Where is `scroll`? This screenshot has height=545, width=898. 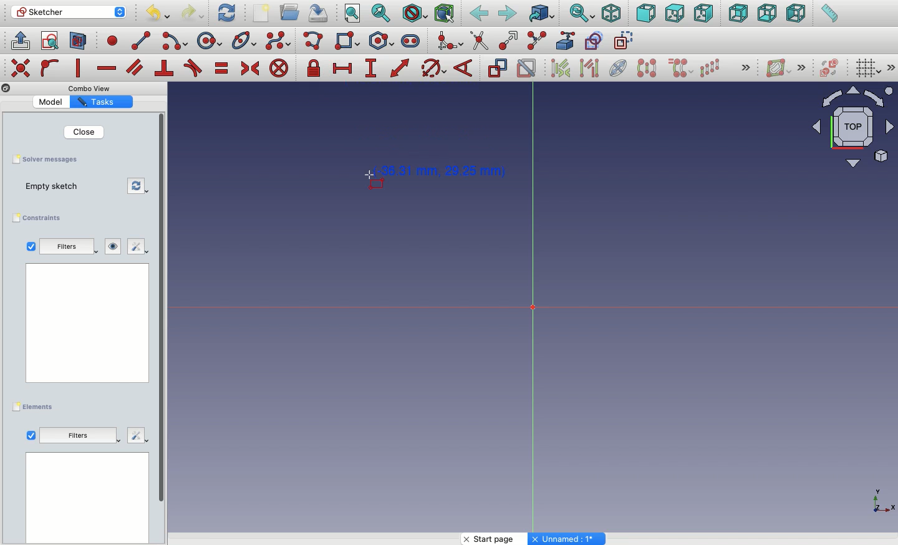
scroll is located at coordinates (163, 327).